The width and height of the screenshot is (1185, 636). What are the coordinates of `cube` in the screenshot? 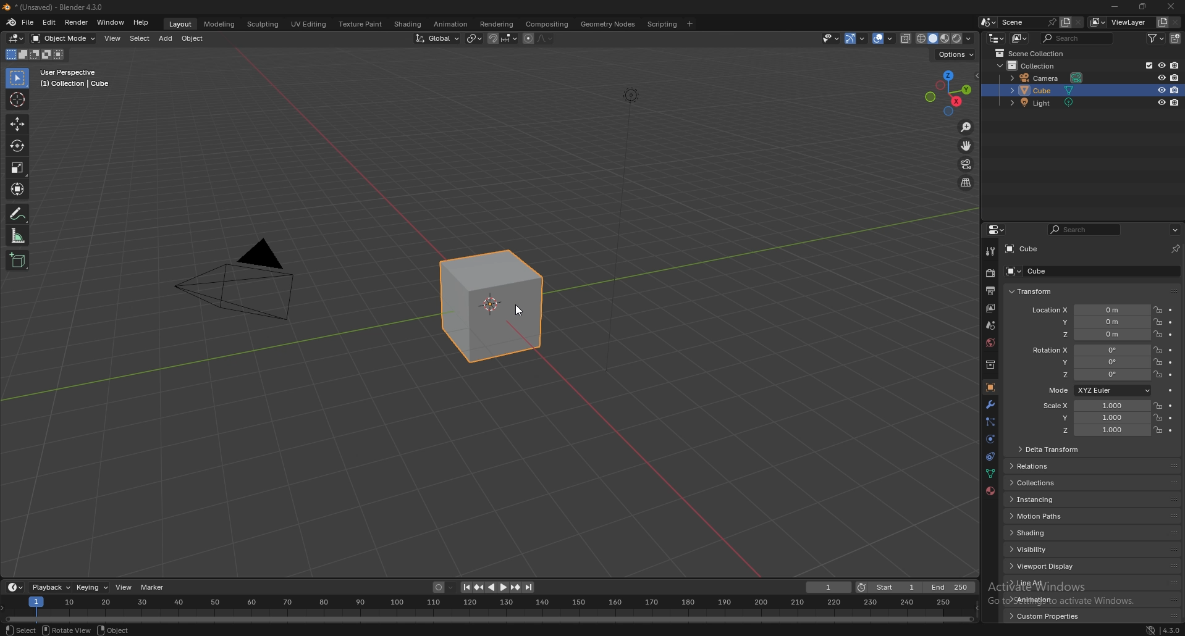 It's located at (1048, 91).